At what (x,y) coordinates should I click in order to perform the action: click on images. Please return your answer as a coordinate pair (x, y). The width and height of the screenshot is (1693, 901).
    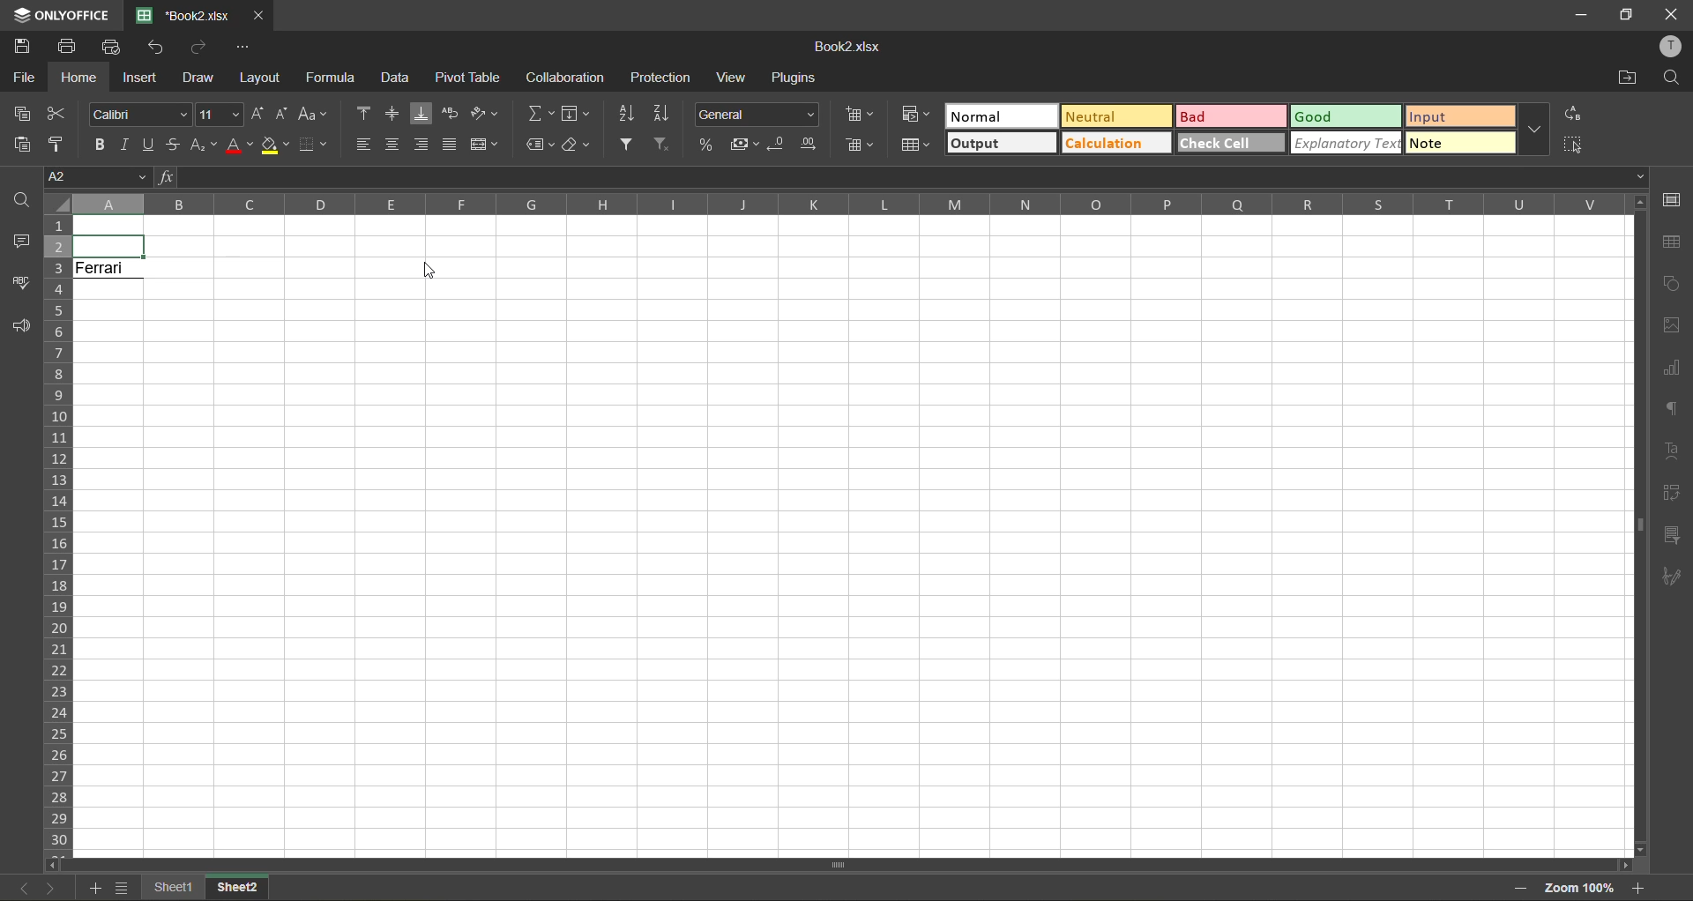
    Looking at the image, I should click on (1664, 325).